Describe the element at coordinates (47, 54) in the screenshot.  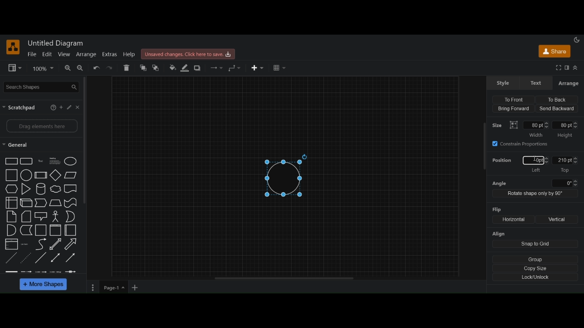
I see `edit` at that location.